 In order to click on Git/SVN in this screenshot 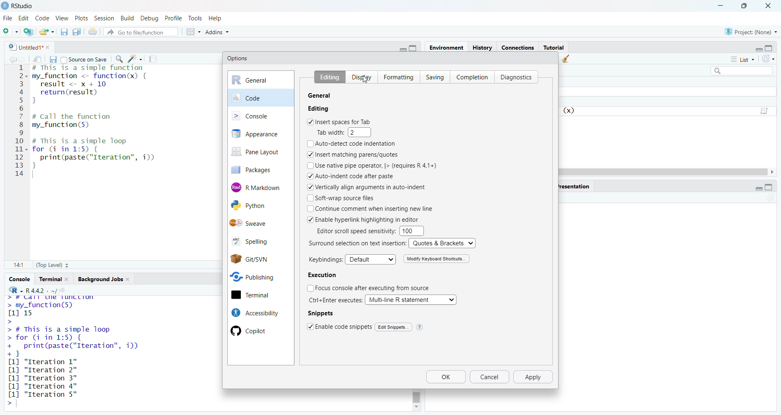, I will do `click(260, 258)`.